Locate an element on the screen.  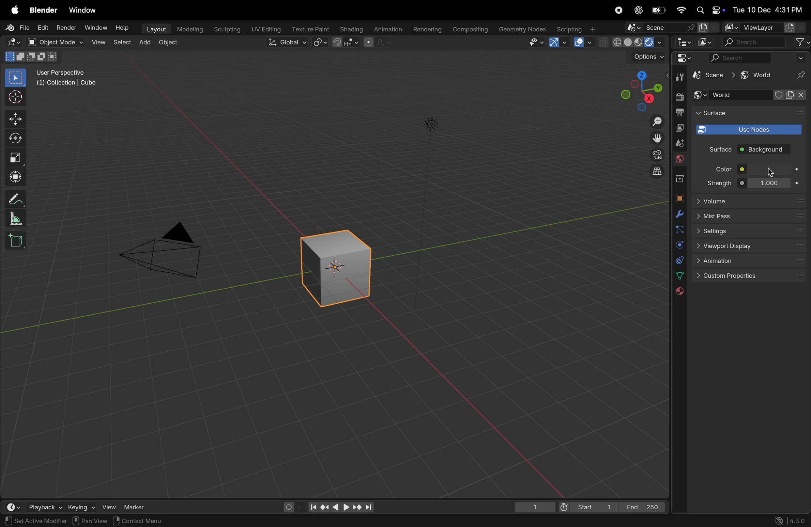
camera is located at coordinates (653, 156).